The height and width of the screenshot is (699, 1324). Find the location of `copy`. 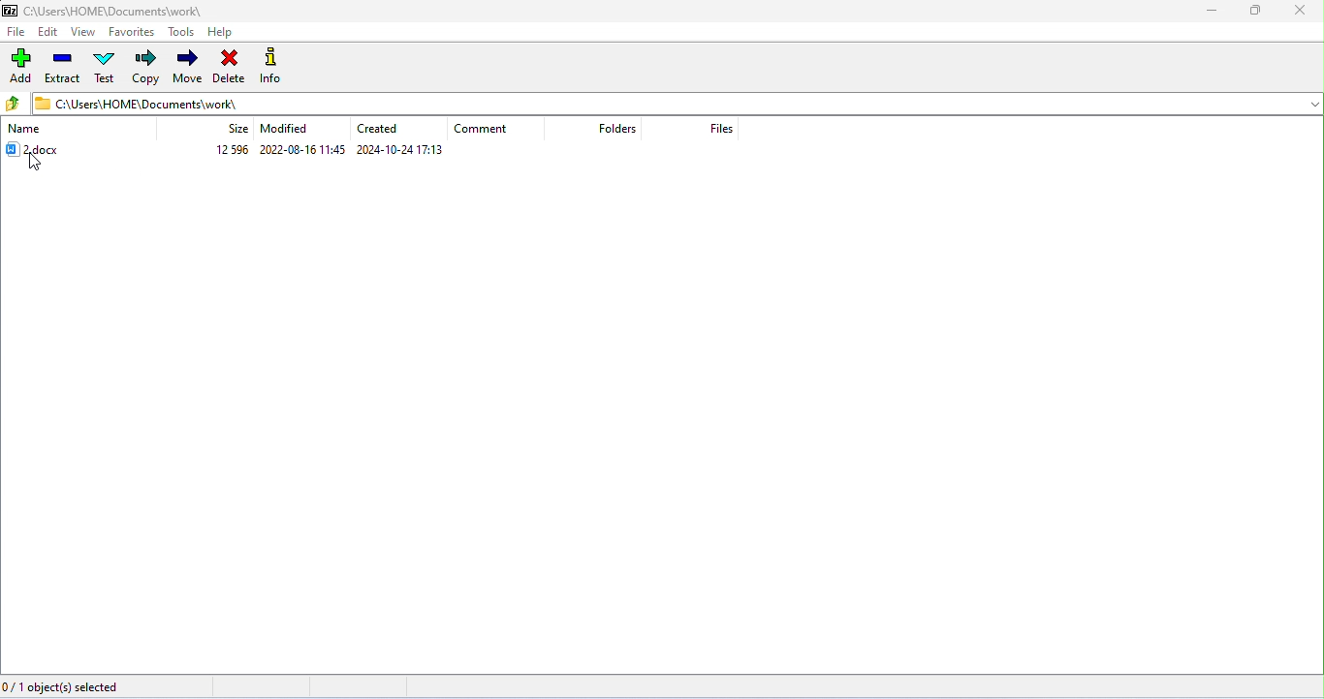

copy is located at coordinates (148, 68).